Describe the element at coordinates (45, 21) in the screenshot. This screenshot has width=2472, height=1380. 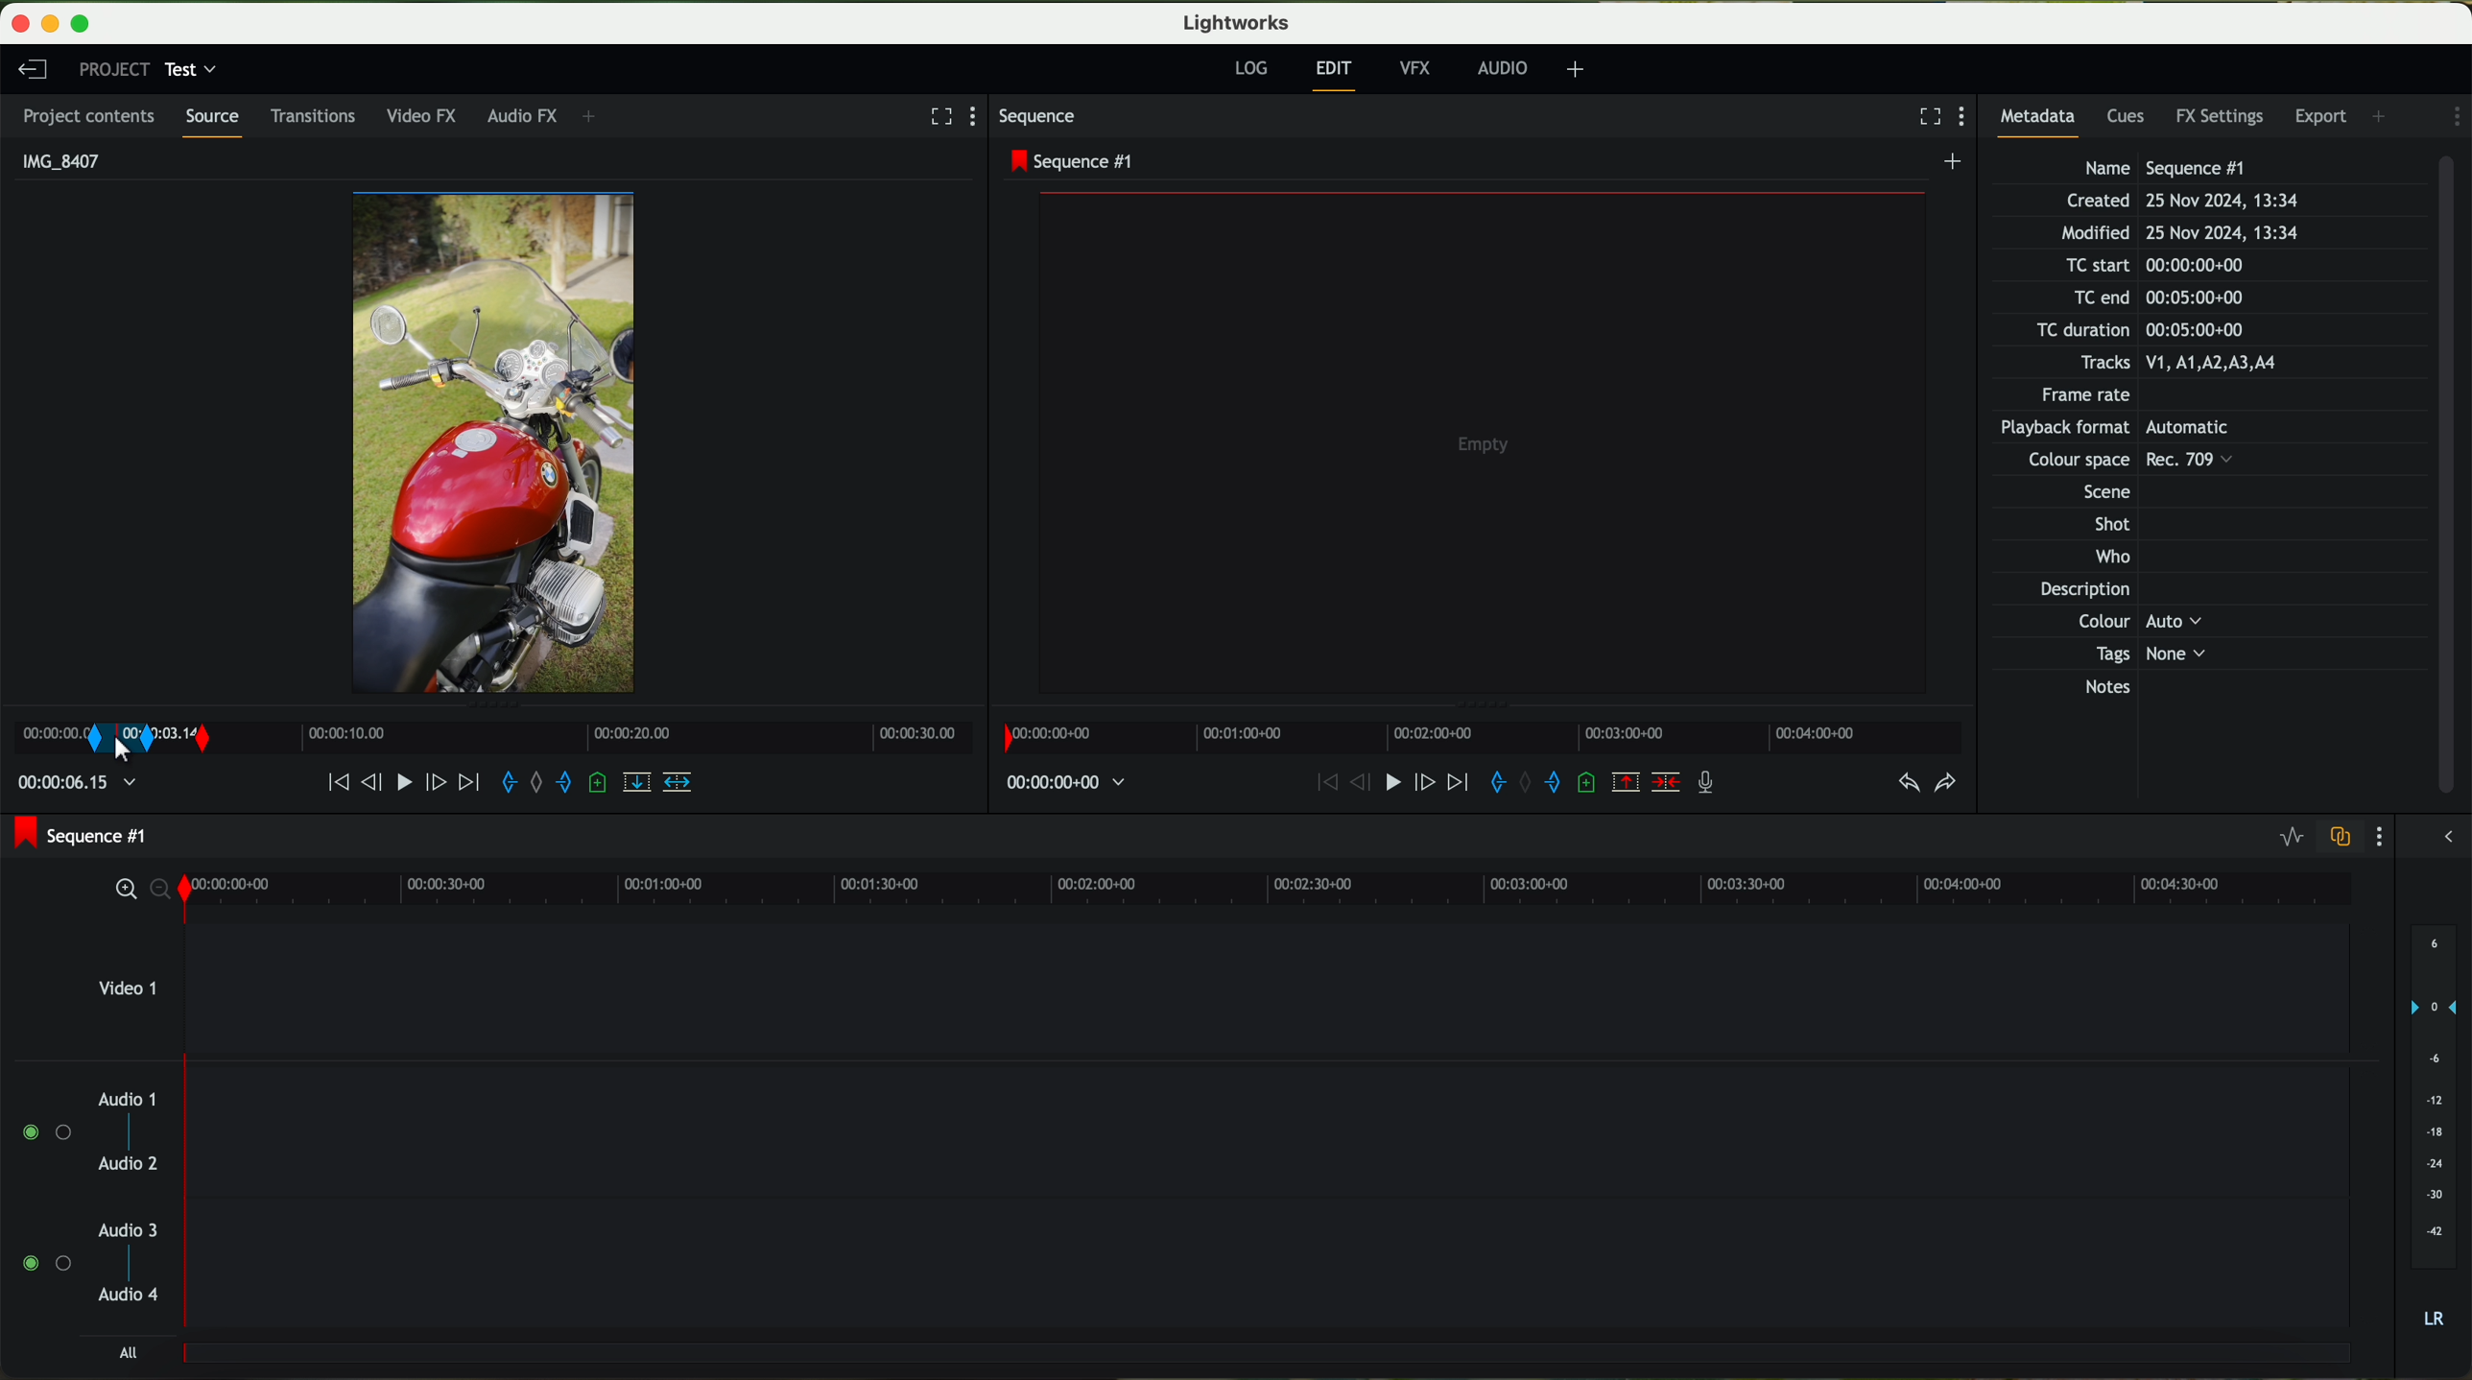
I see `minimize` at that location.